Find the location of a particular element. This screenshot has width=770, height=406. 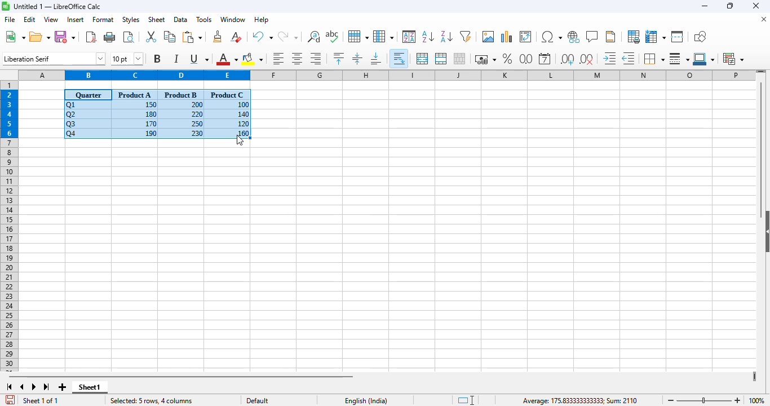

row is located at coordinates (359, 37).